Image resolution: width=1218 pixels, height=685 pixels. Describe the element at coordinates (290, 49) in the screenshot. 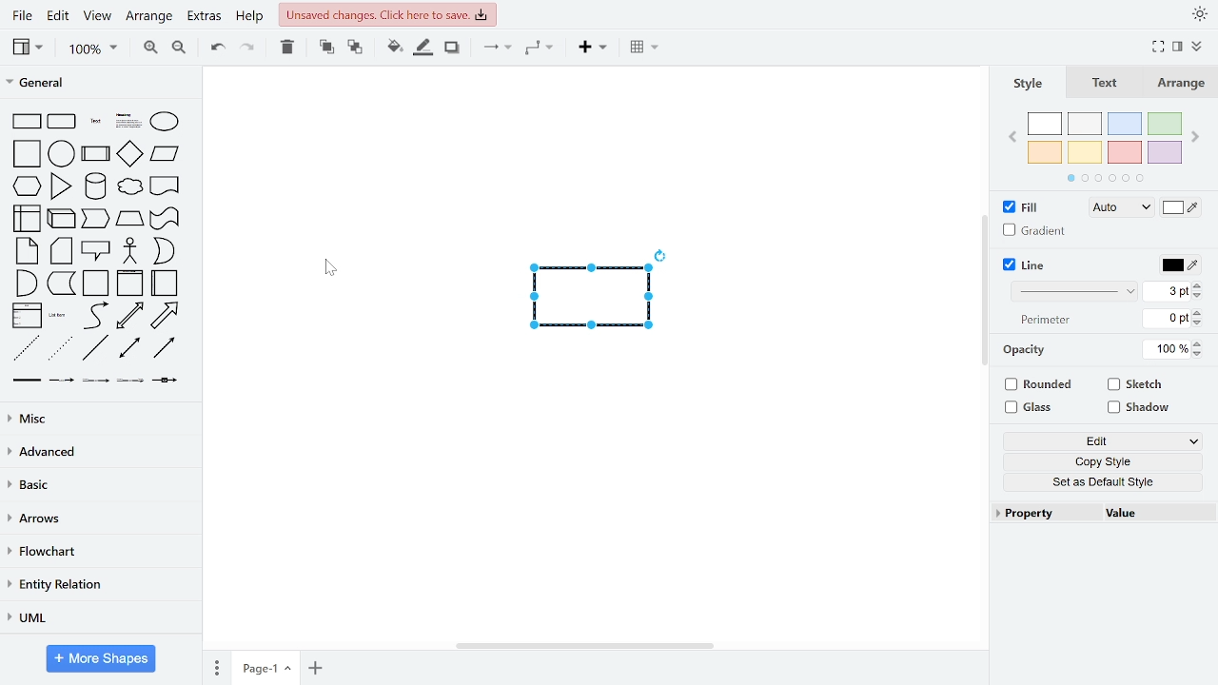

I see `delete` at that location.